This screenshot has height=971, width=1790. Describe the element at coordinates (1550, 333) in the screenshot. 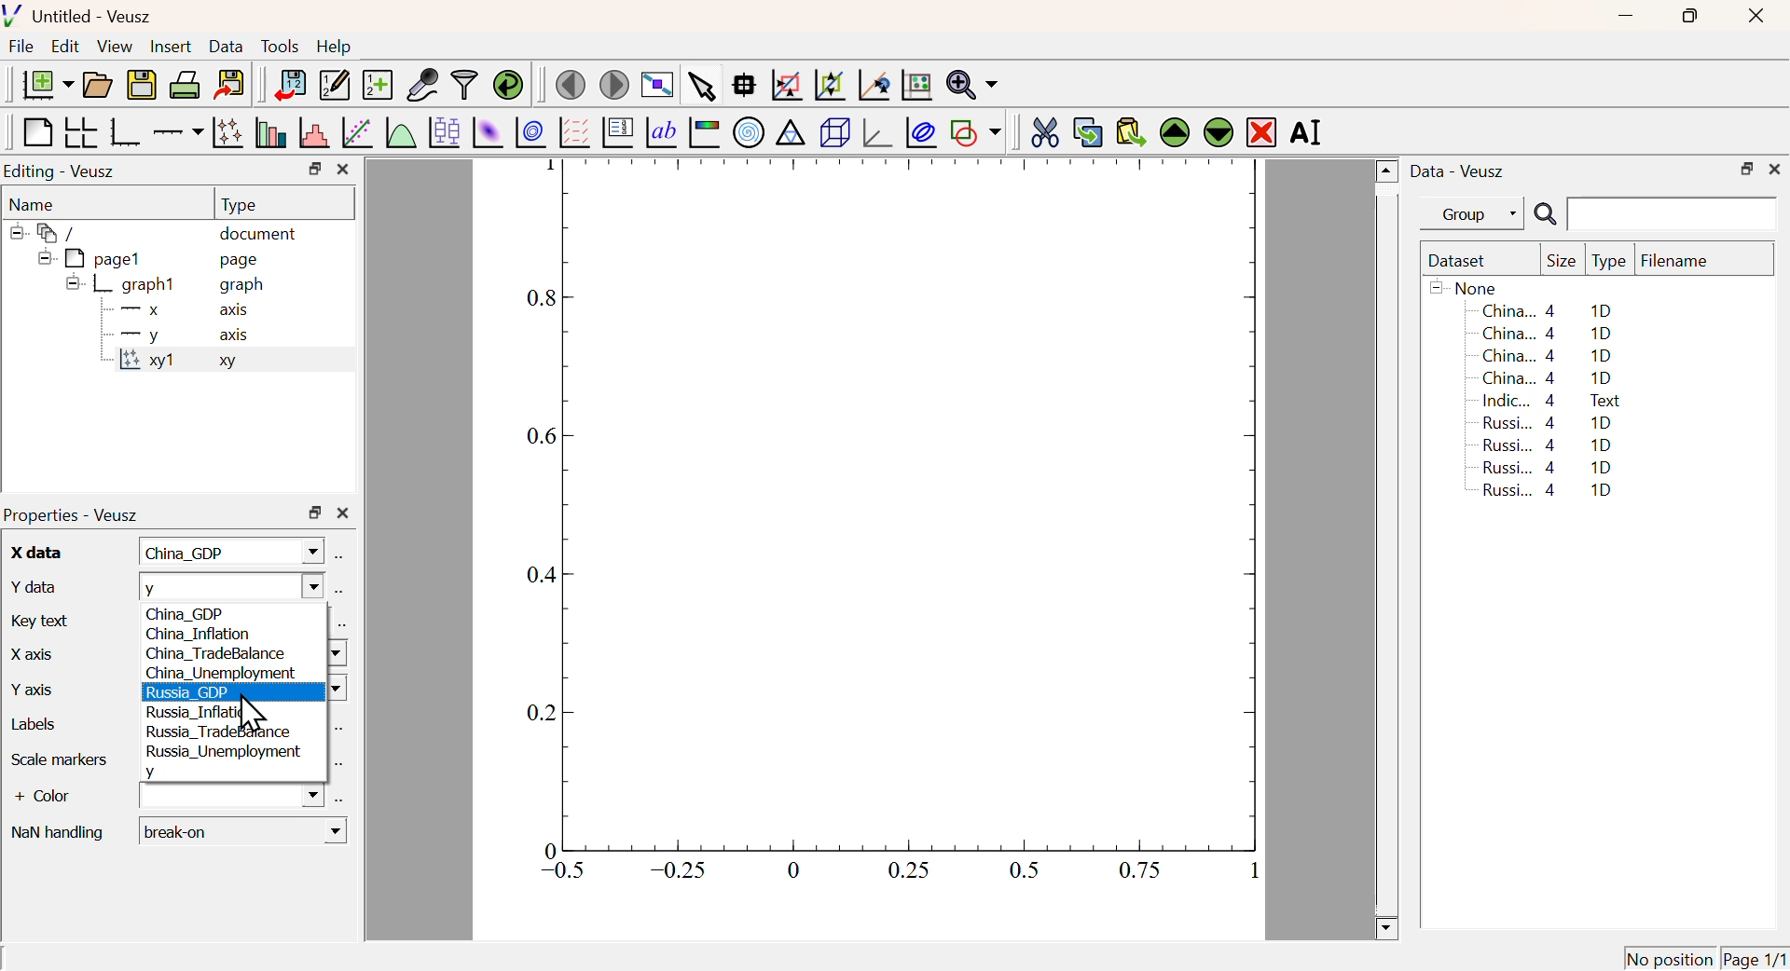

I see `China... 4 1D` at that location.